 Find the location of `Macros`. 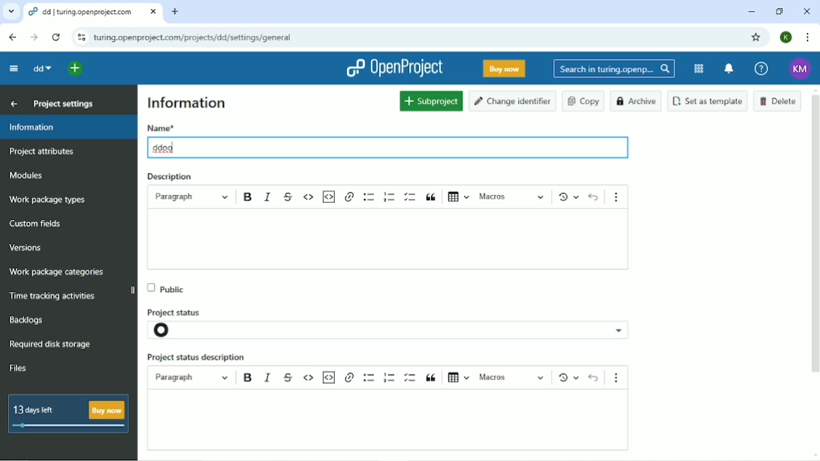

Macros is located at coordinates (511, 197).